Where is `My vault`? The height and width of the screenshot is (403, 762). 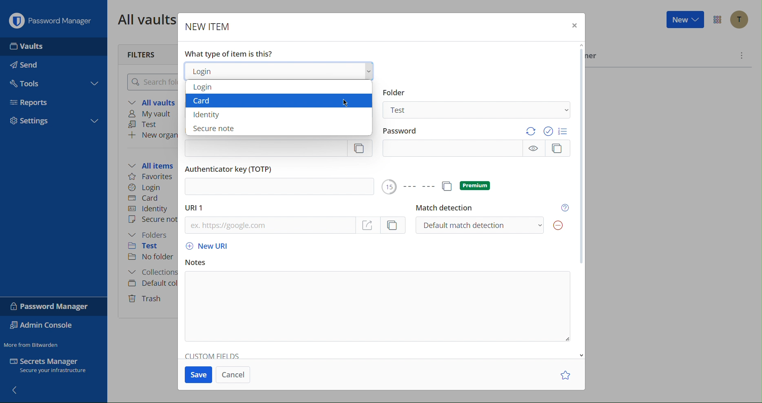 My vault is located at coordinates (148, 114).